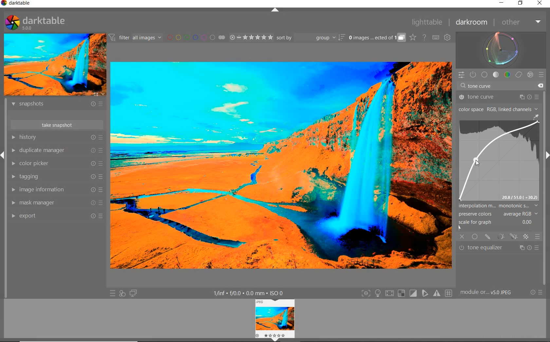  I want to click on COLOR SPACE, so click(499, 109).